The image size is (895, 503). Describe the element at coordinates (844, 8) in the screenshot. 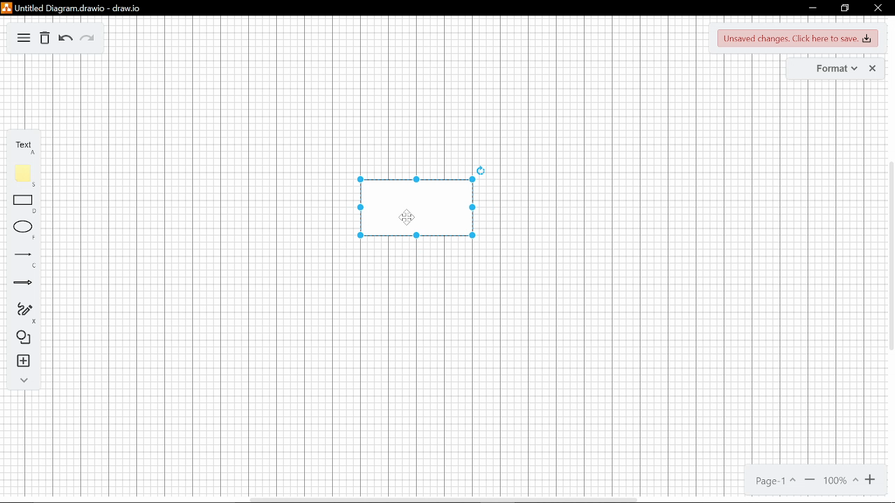

I see `maximize` at that location.